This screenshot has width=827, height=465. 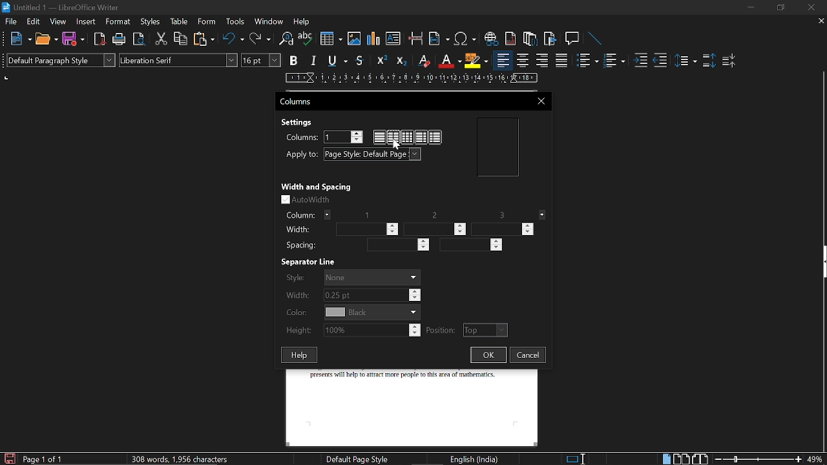 What do you see at coordinates (423, 61) in the screenshot?
I see `Eraser` at bounding box center [423, 61].